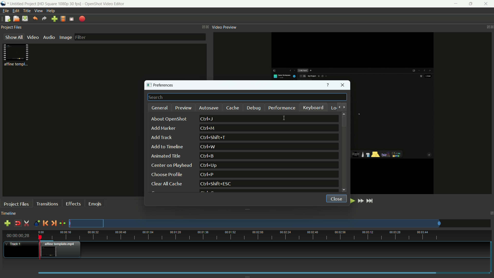 The height and width of the screenshot is (278, 494). I want to click on cache, so click(233, 108).